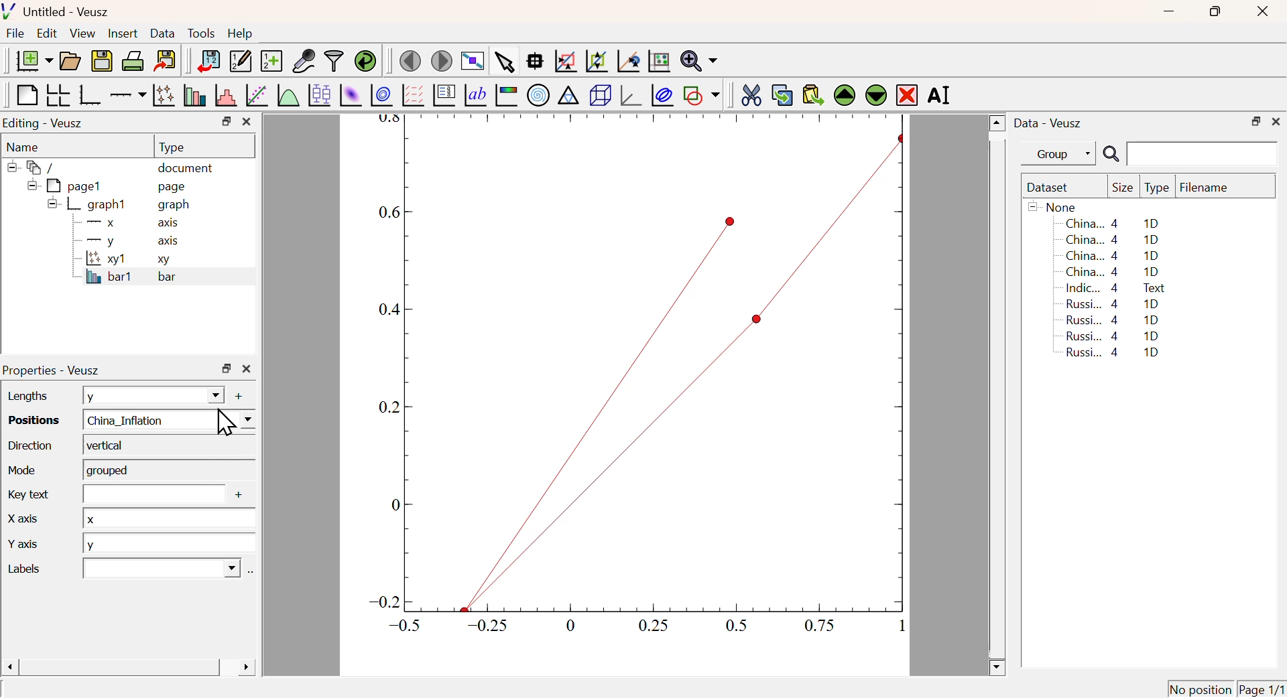 Image resolution: width=1287 pixels, height=698 pixels. Describe the element at coordinates (1050, 188) in the screenshot. I see `Dataset` at that location.